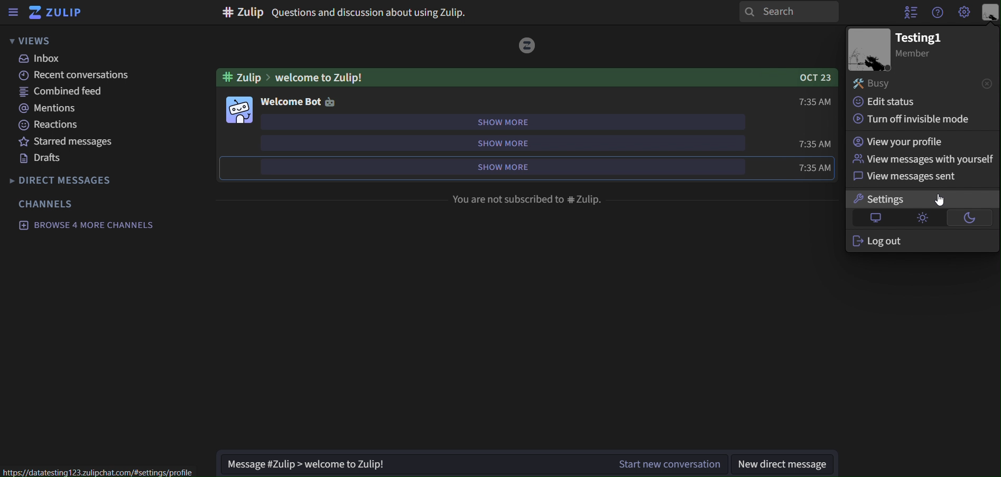  What do you see at coordinates (528, 198) in the screenshot?
I see `you are not subscribed to #zulip` at bounding box center [528, 198].